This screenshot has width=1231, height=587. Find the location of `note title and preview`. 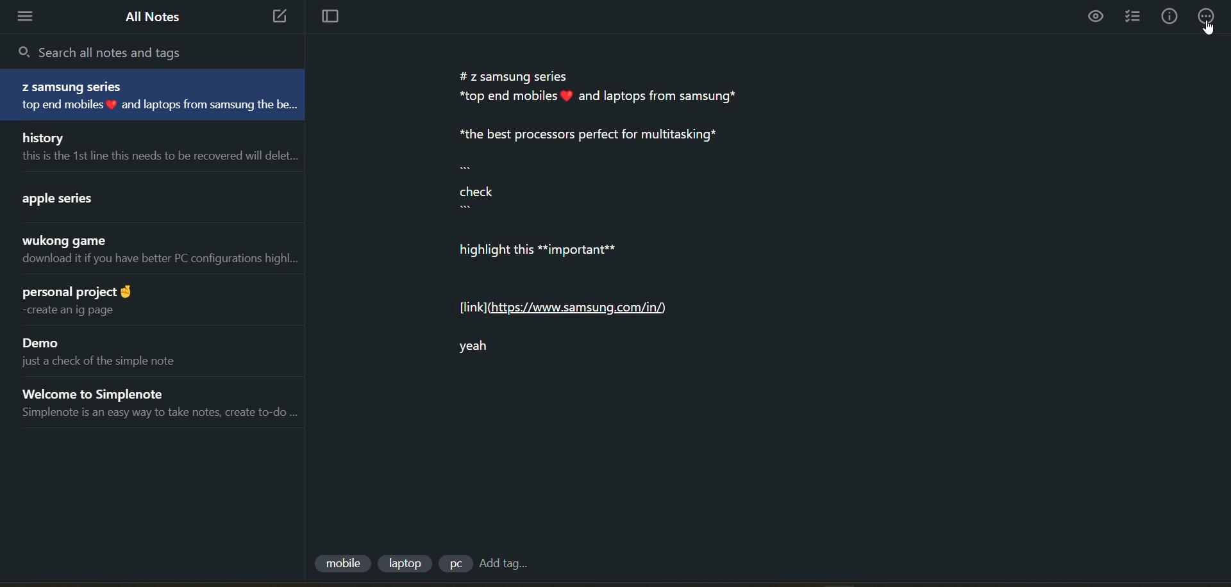

note title and preview is located at coordinates (142, 196).